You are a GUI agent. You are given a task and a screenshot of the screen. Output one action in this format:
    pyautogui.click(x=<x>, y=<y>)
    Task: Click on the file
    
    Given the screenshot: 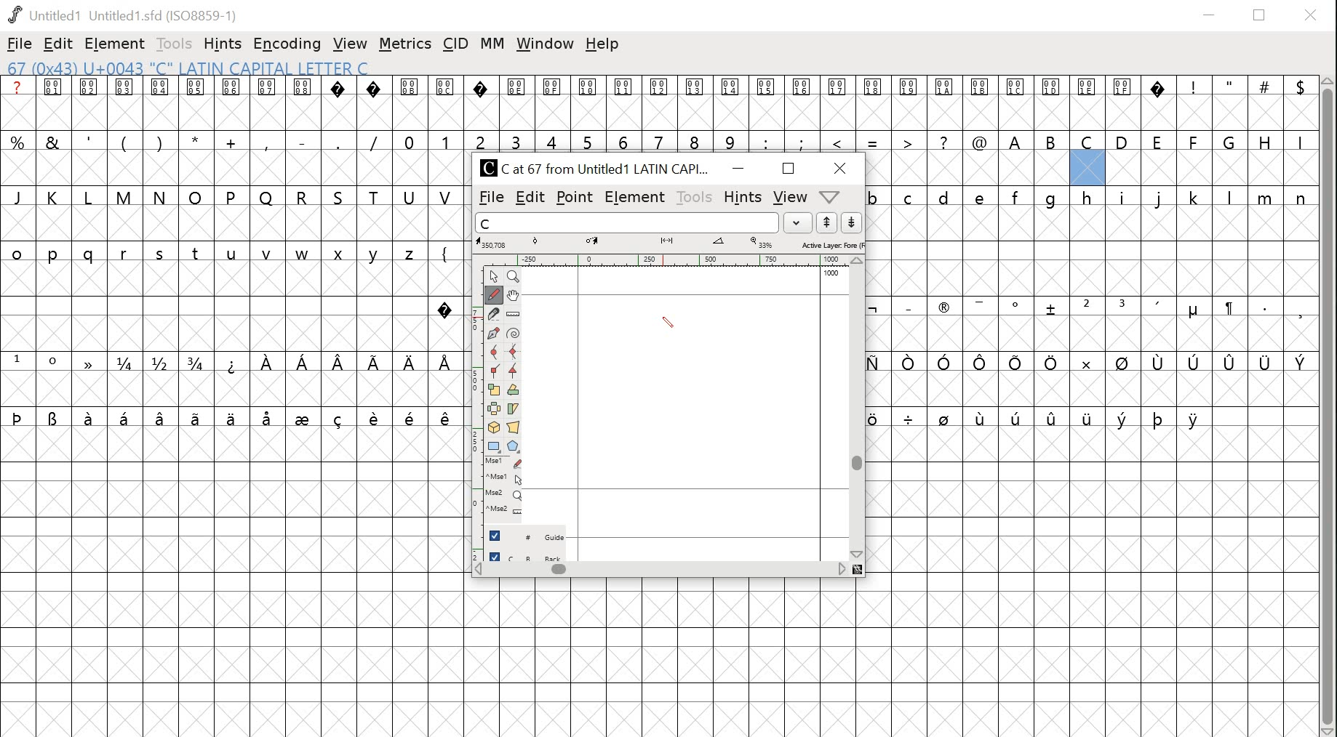 What is the action you would take?
    pyautogui.click(x=488, y=198)
    